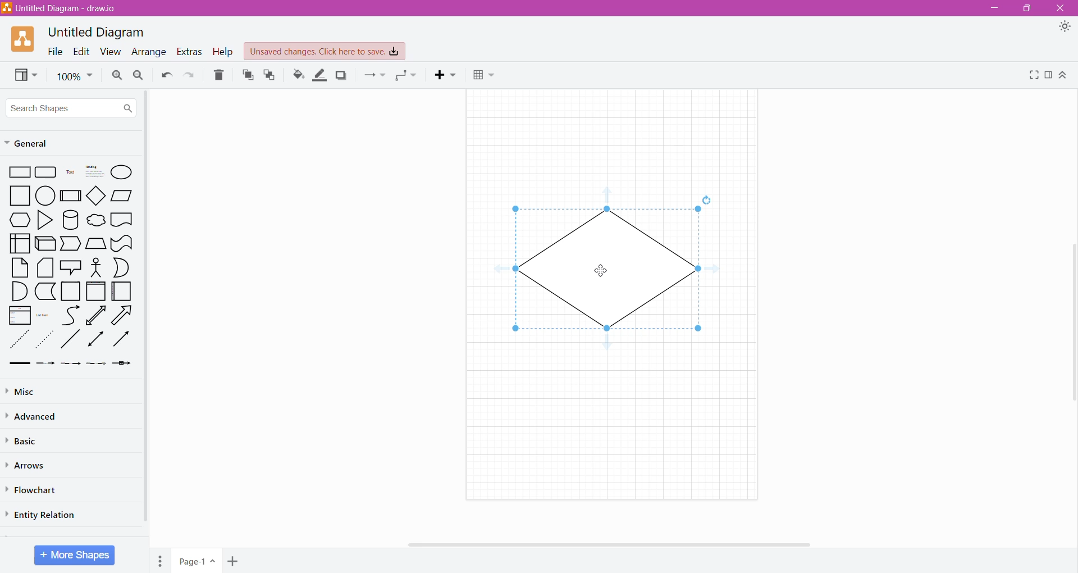  I want to click on Arrows, so click(28, 466).